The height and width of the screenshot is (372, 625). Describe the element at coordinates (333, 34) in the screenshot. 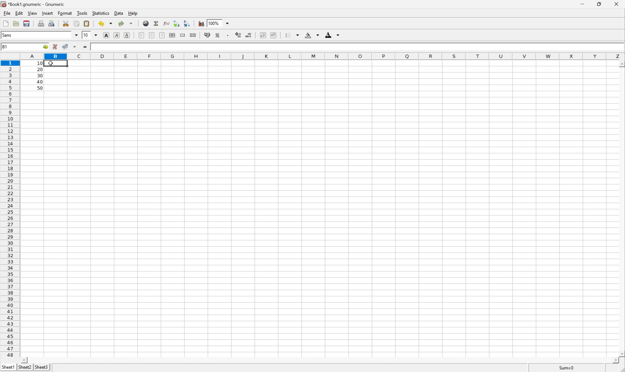

I see `Foreground` at that location.